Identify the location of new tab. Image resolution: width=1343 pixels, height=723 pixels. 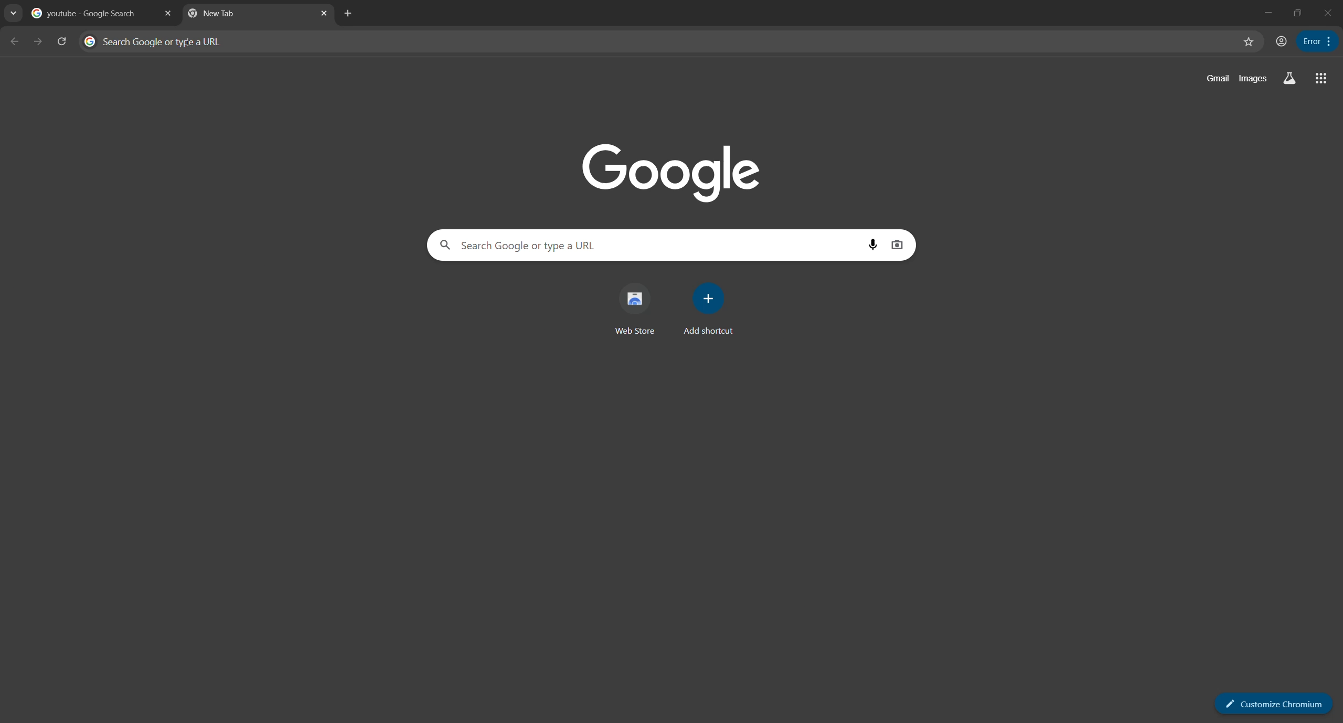
(244, 16).